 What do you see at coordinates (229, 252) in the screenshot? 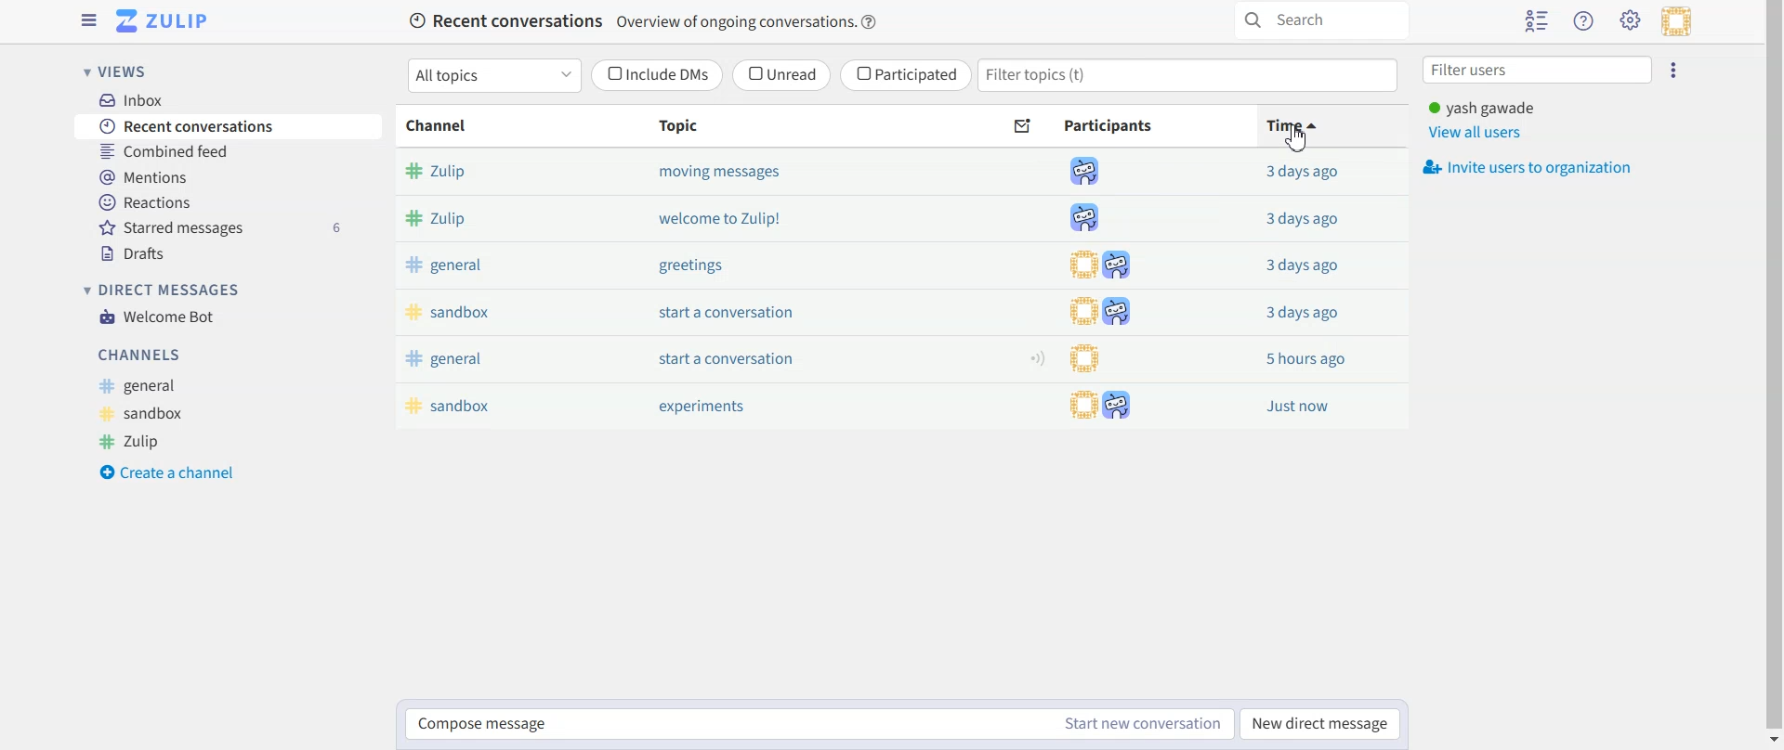
I see `Drafts` at bounding box center [229, 252].